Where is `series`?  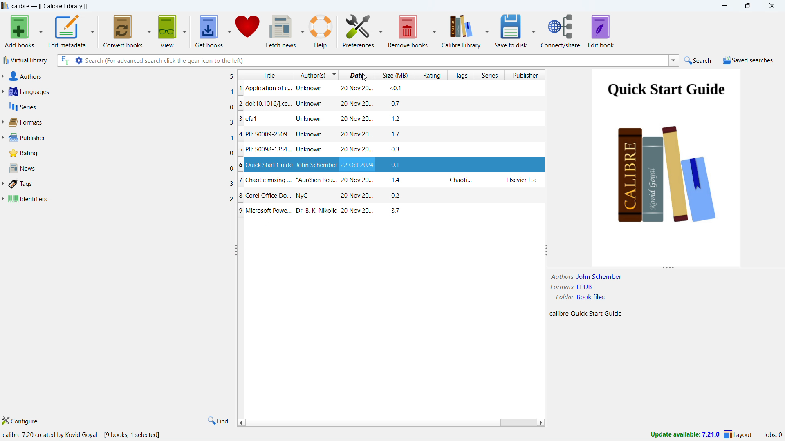
series is located at coordinates (121, 106).